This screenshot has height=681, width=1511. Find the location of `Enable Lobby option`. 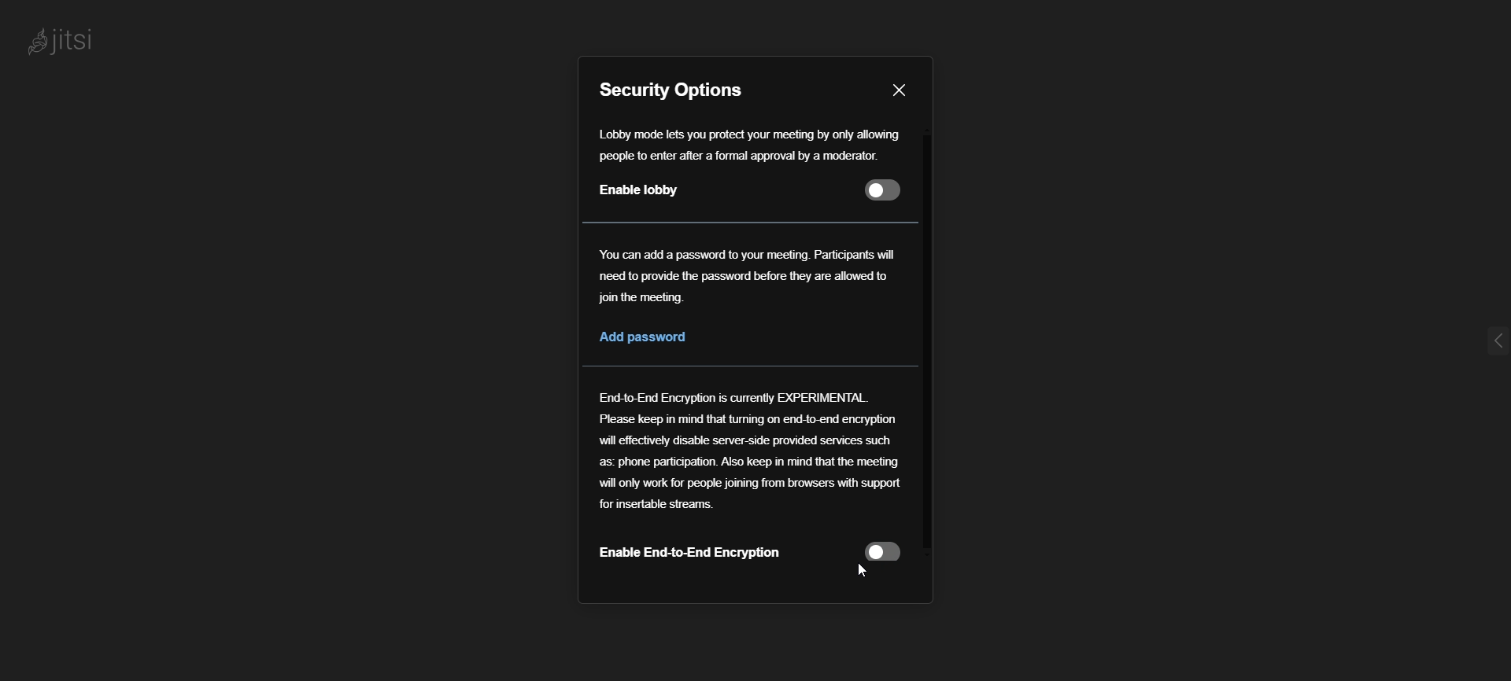

Enable Lobby option is located at coordinates (754, 193).